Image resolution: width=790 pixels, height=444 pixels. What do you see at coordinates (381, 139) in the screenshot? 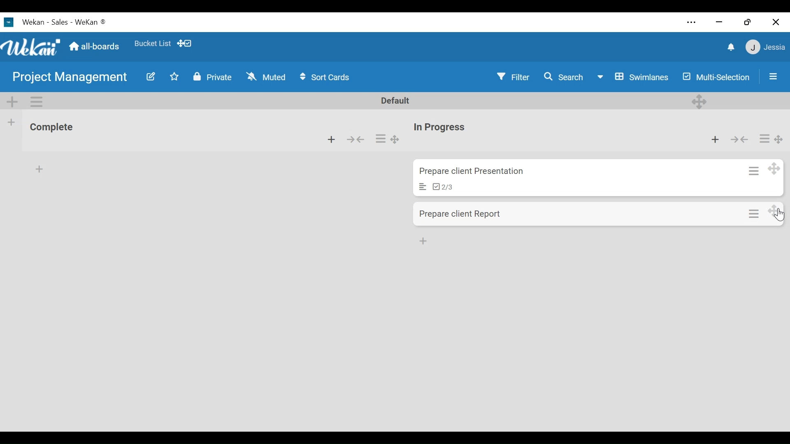
I see `List actions` at bounding box center [381, 139].